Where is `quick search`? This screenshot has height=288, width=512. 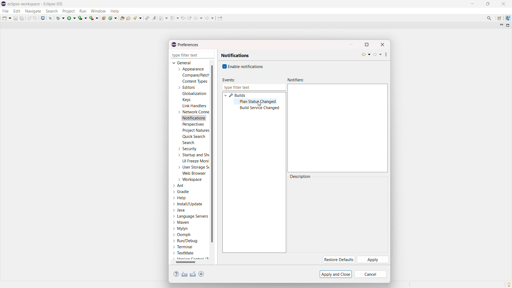 quick search is located at coordinates (194, 137).